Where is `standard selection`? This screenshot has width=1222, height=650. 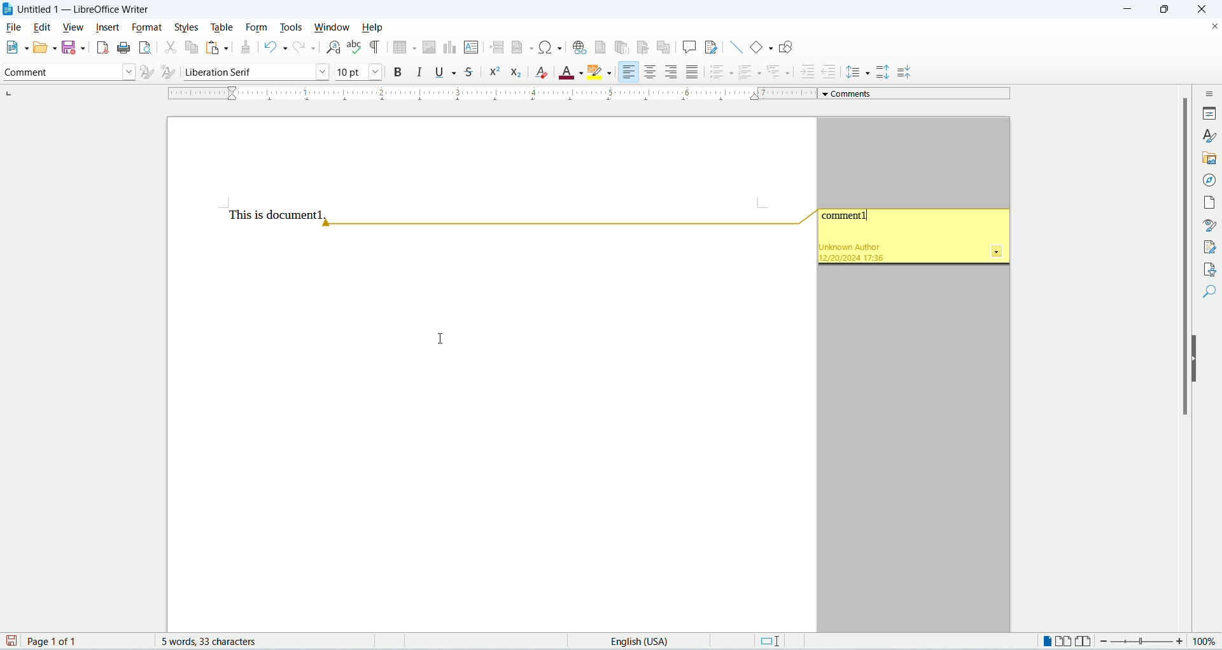 standard selection is located at coordinates (773, 640).